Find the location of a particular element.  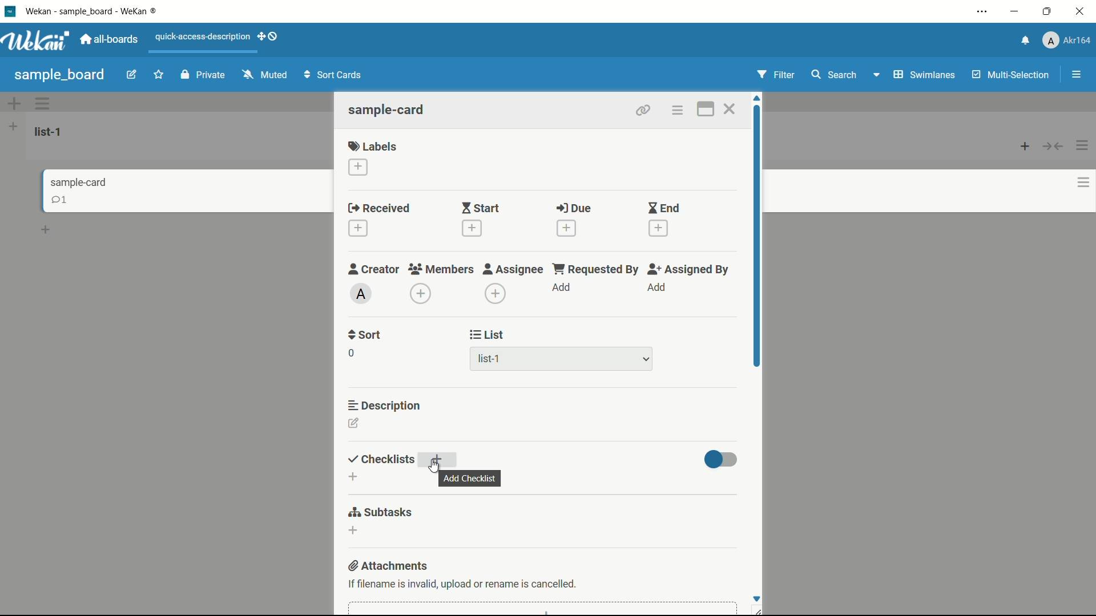

sample-card is located at coordinates (388, 110).